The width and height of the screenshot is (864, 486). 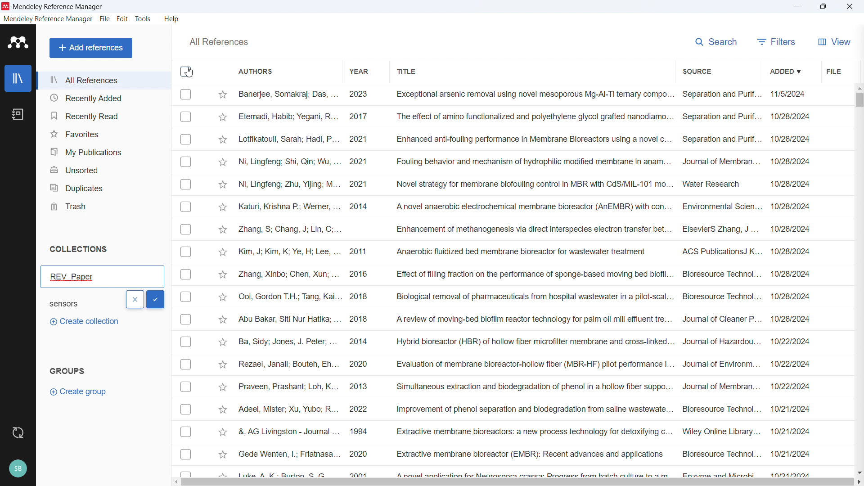 I want to click on Star mark respective publication, so click(x=223, y=342).